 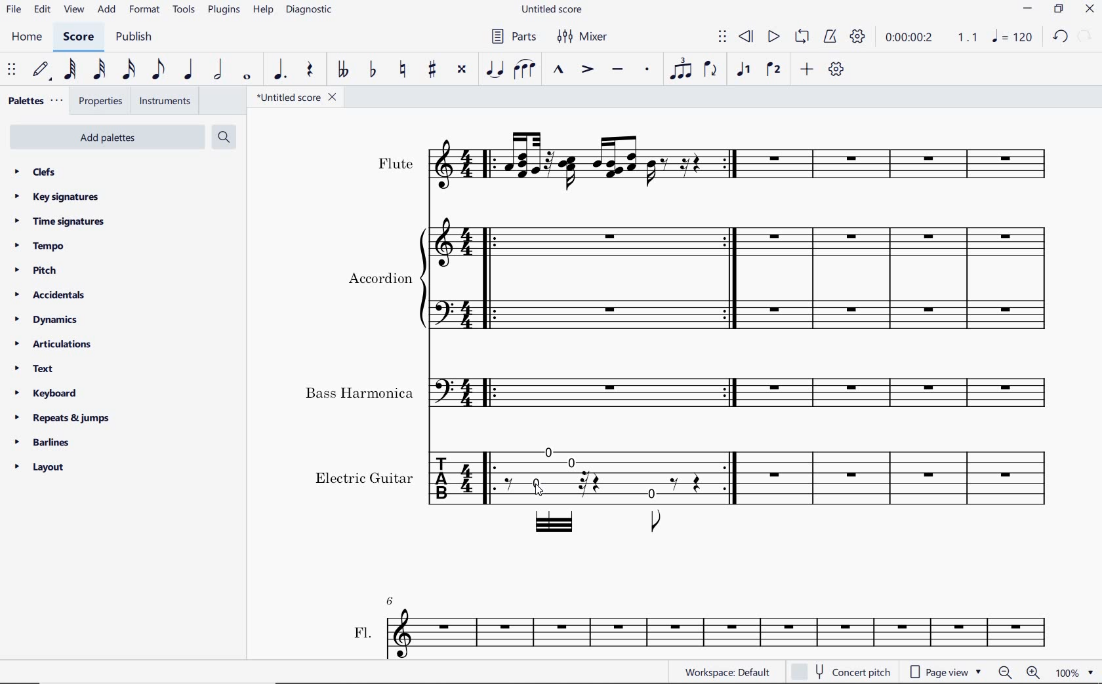 What do you see at coordinates (26, 37) in the screenshot?
I see `home` at bounding box center [26, 37].